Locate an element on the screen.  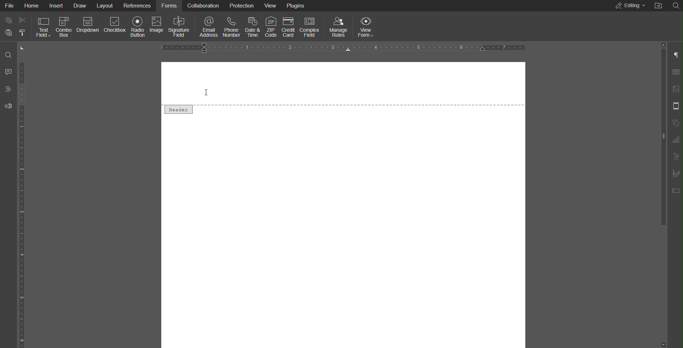
Shape Settings is located at coordinates (675, 123).